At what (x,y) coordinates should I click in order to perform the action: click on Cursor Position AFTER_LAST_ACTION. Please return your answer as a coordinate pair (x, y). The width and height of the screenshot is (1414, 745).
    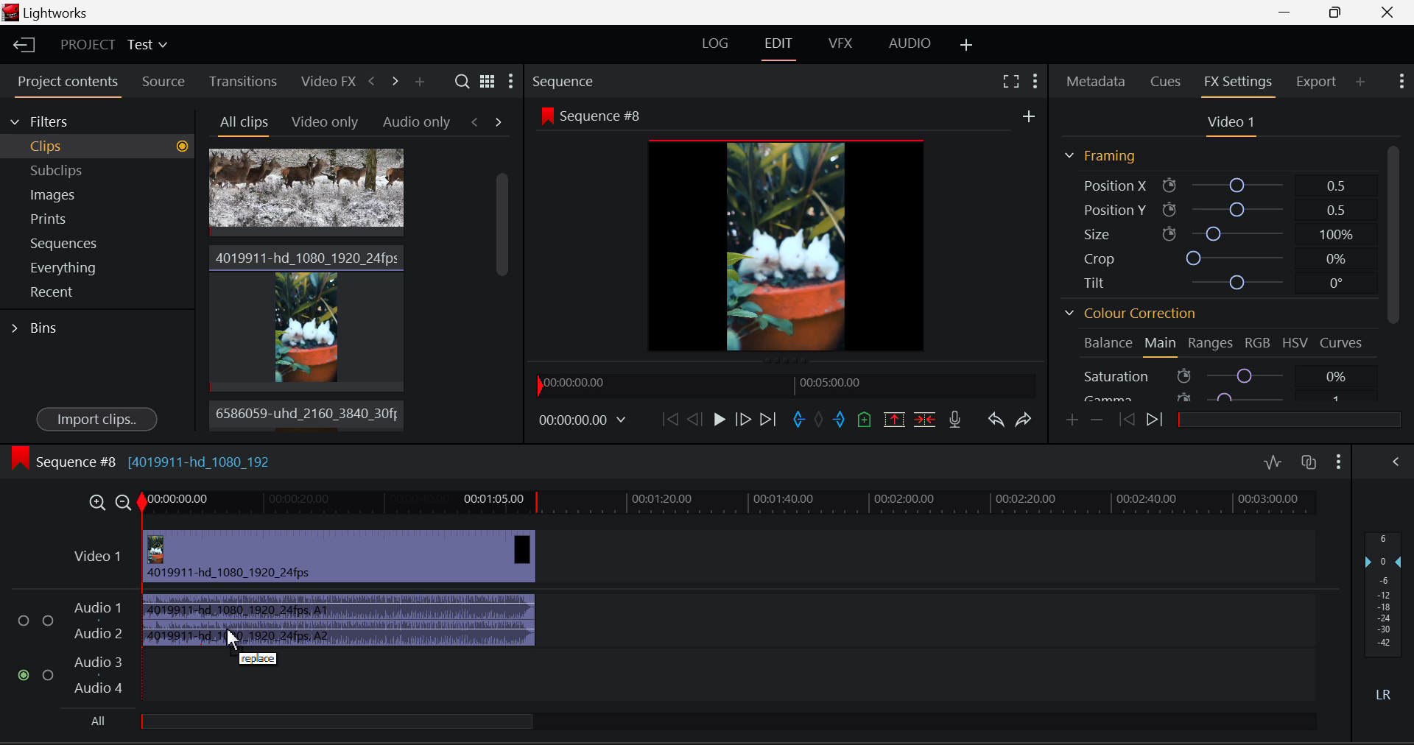
    Looking at the image, I should click on (239, 641).